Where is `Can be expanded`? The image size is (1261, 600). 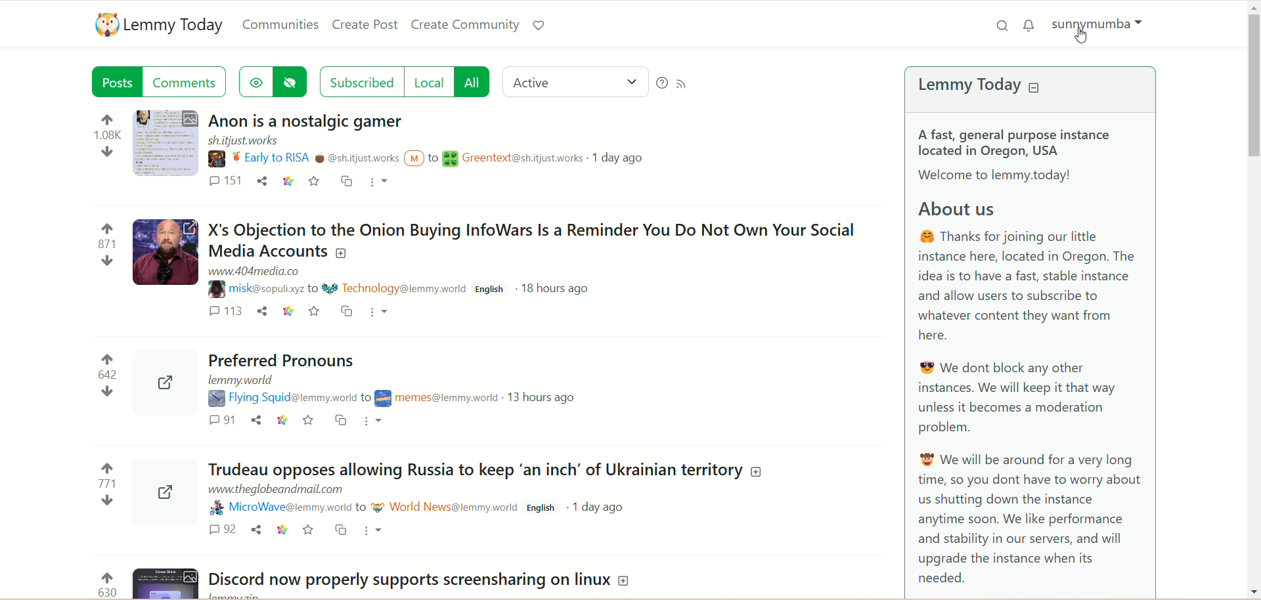 Can be expanded is located at coordinates (170, 494).